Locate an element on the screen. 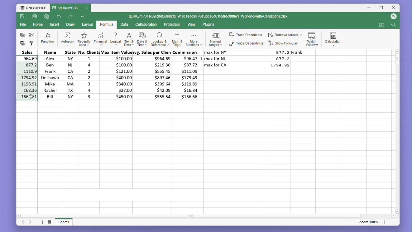 The image size is (412, 232). sales is located at coordinates (28, 52).